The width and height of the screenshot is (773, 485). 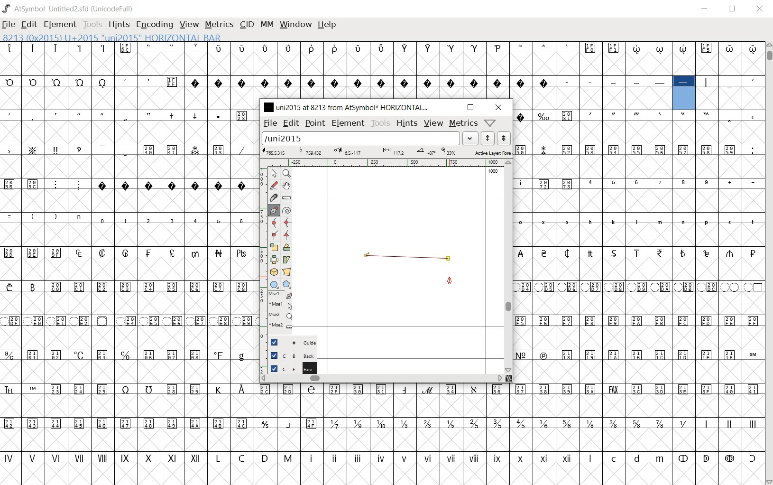 I want to click on add a point, then drag out its control points, so click(x=272, y=209).